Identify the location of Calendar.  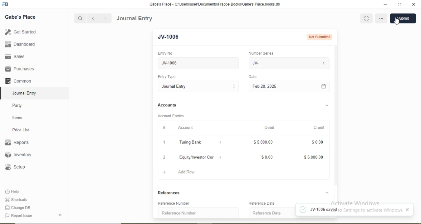
(324, 87).